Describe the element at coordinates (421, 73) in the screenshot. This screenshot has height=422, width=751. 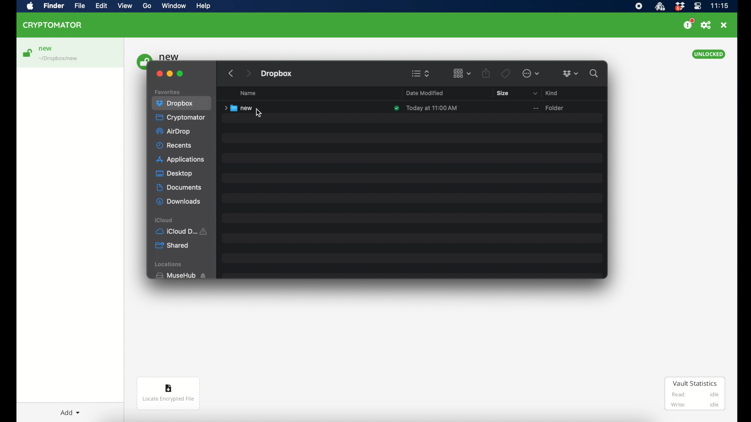
I see `view options` at that location.